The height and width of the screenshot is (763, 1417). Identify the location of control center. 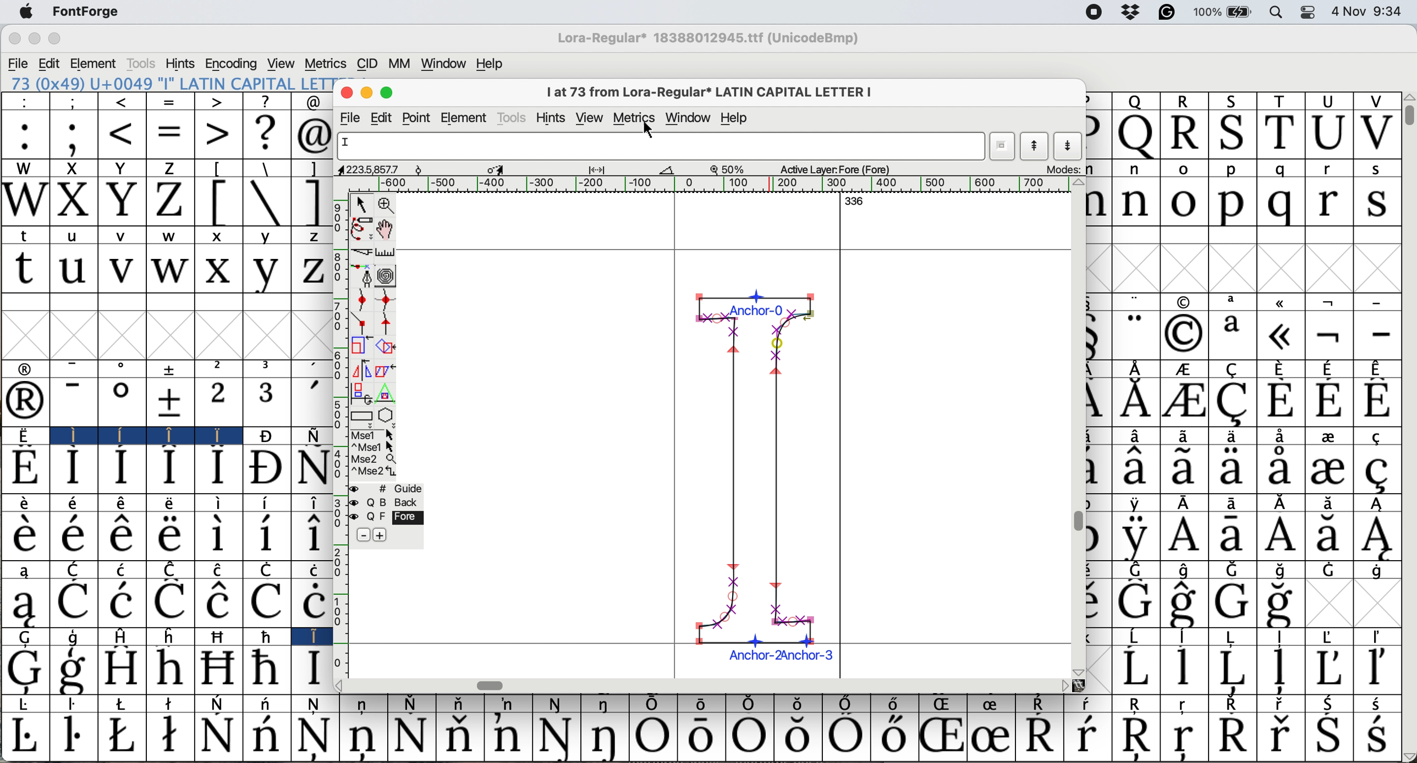
(1310, 13).